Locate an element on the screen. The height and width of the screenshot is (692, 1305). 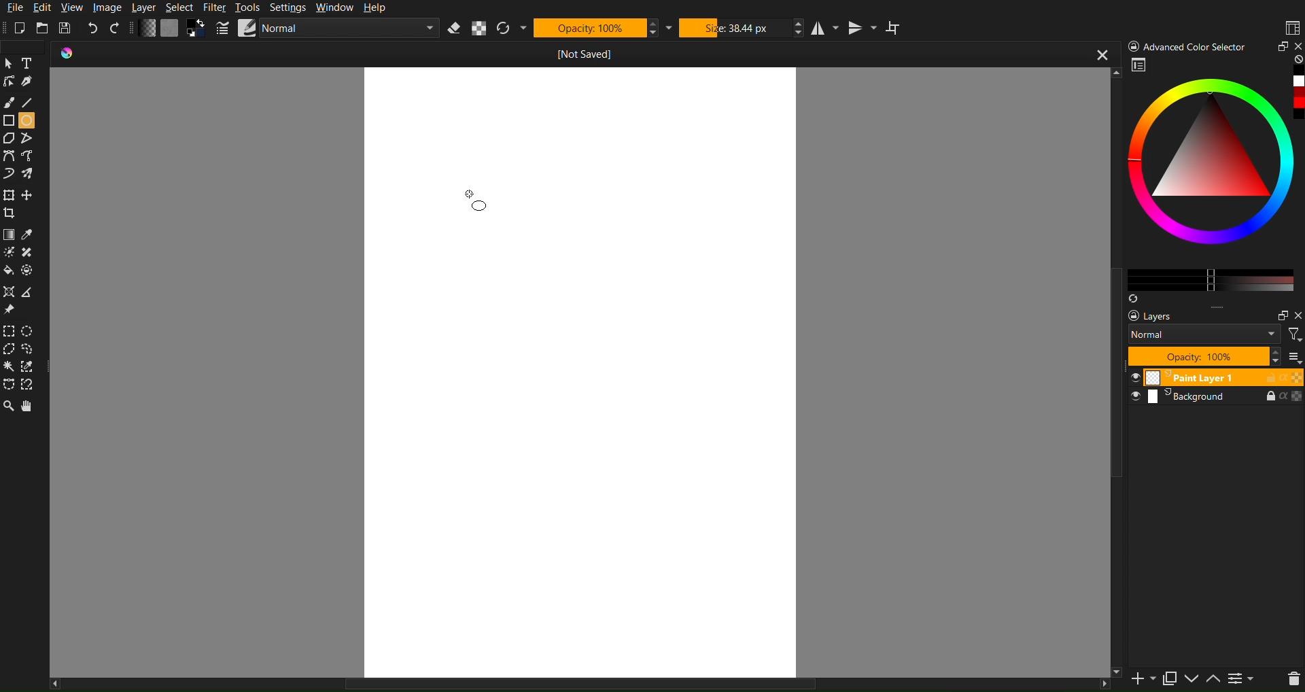
Brightness tool is located at coordinates (8, 254).